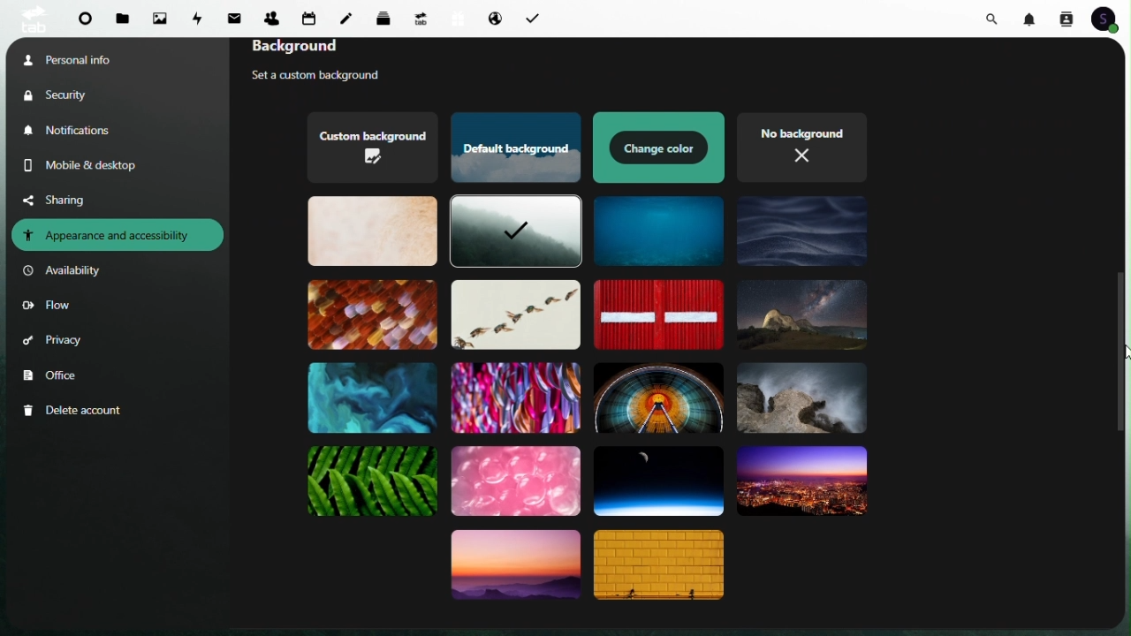 This screenshot has width=1131, height=636. Describe the element at coordinates (68, 199) in the screenshot. I see `Sharing` at that location.